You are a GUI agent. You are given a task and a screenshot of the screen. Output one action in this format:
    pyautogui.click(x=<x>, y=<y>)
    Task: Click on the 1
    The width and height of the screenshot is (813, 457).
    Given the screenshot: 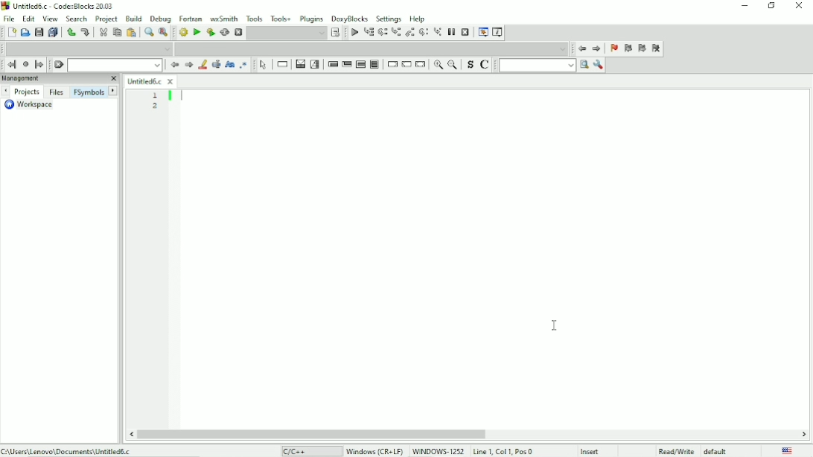 What is the action you would take?
    pyautogui.click(x=156, y=95)
    